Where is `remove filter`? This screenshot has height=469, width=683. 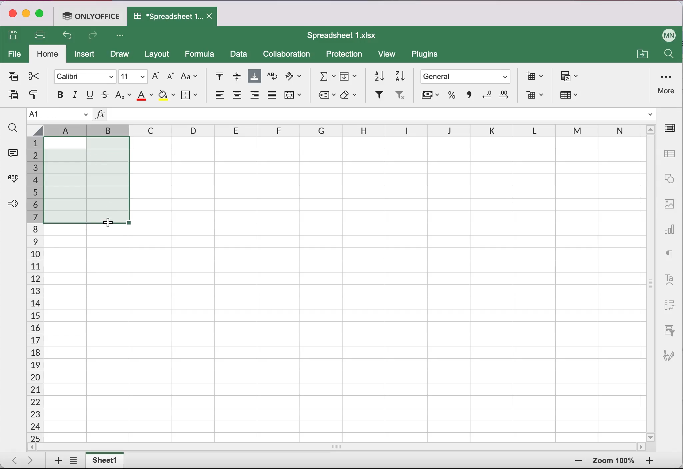 remove filter is located at coordinates (399, 97).